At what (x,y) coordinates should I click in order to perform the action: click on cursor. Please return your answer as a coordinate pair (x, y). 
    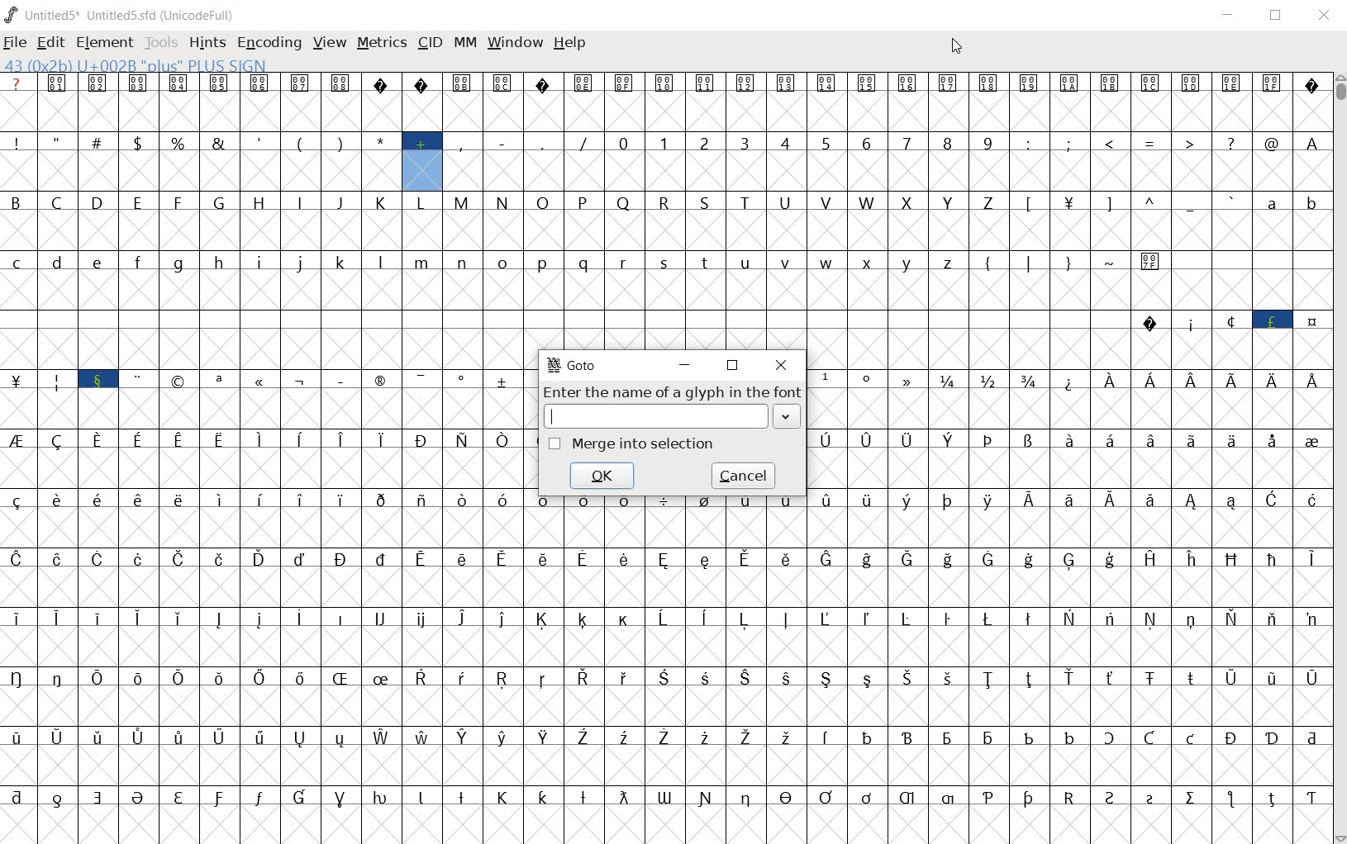
    Looking at the image, I should click on (956, 48).